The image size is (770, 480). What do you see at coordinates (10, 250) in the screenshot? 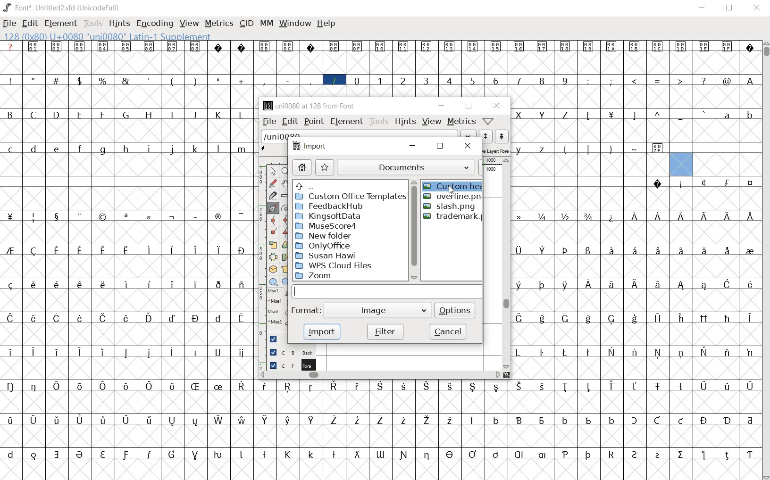
I see `glyph` at bounding box center [10, 250].